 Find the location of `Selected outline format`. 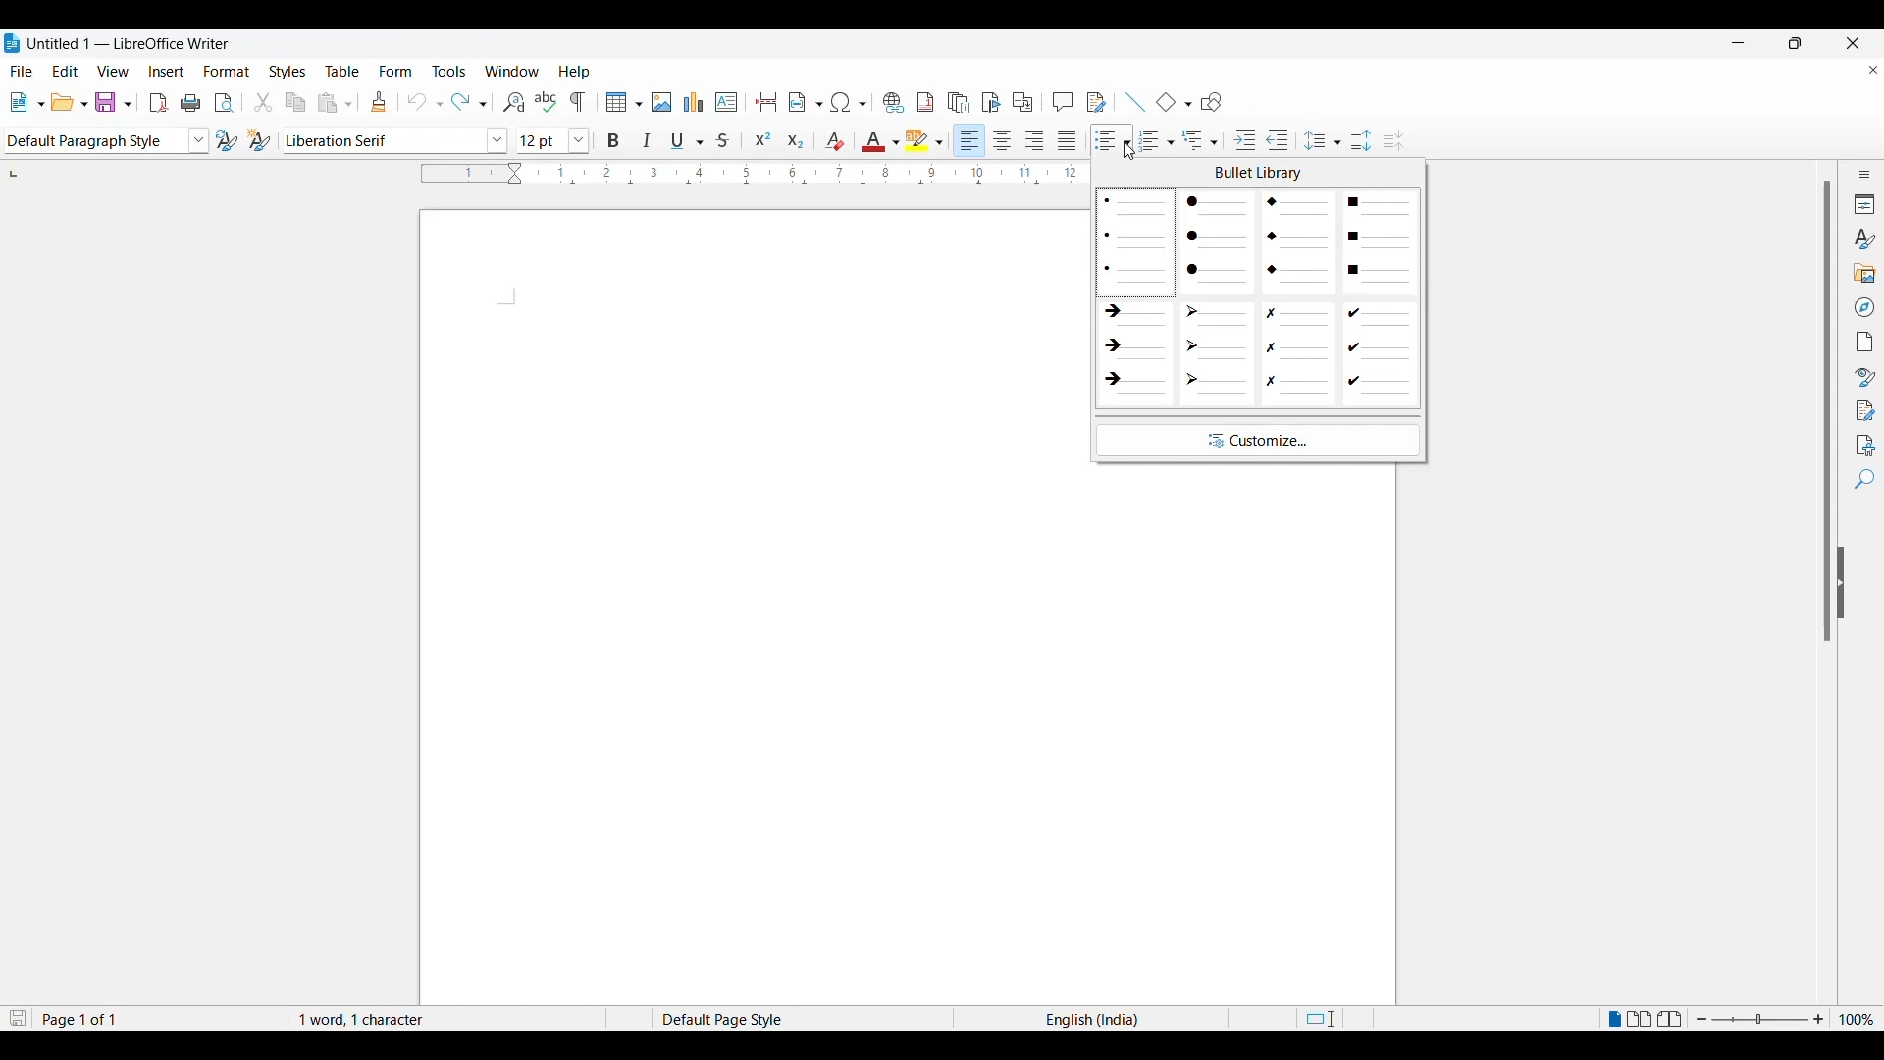

Selected outline format is located at coordinates (1200, 139).